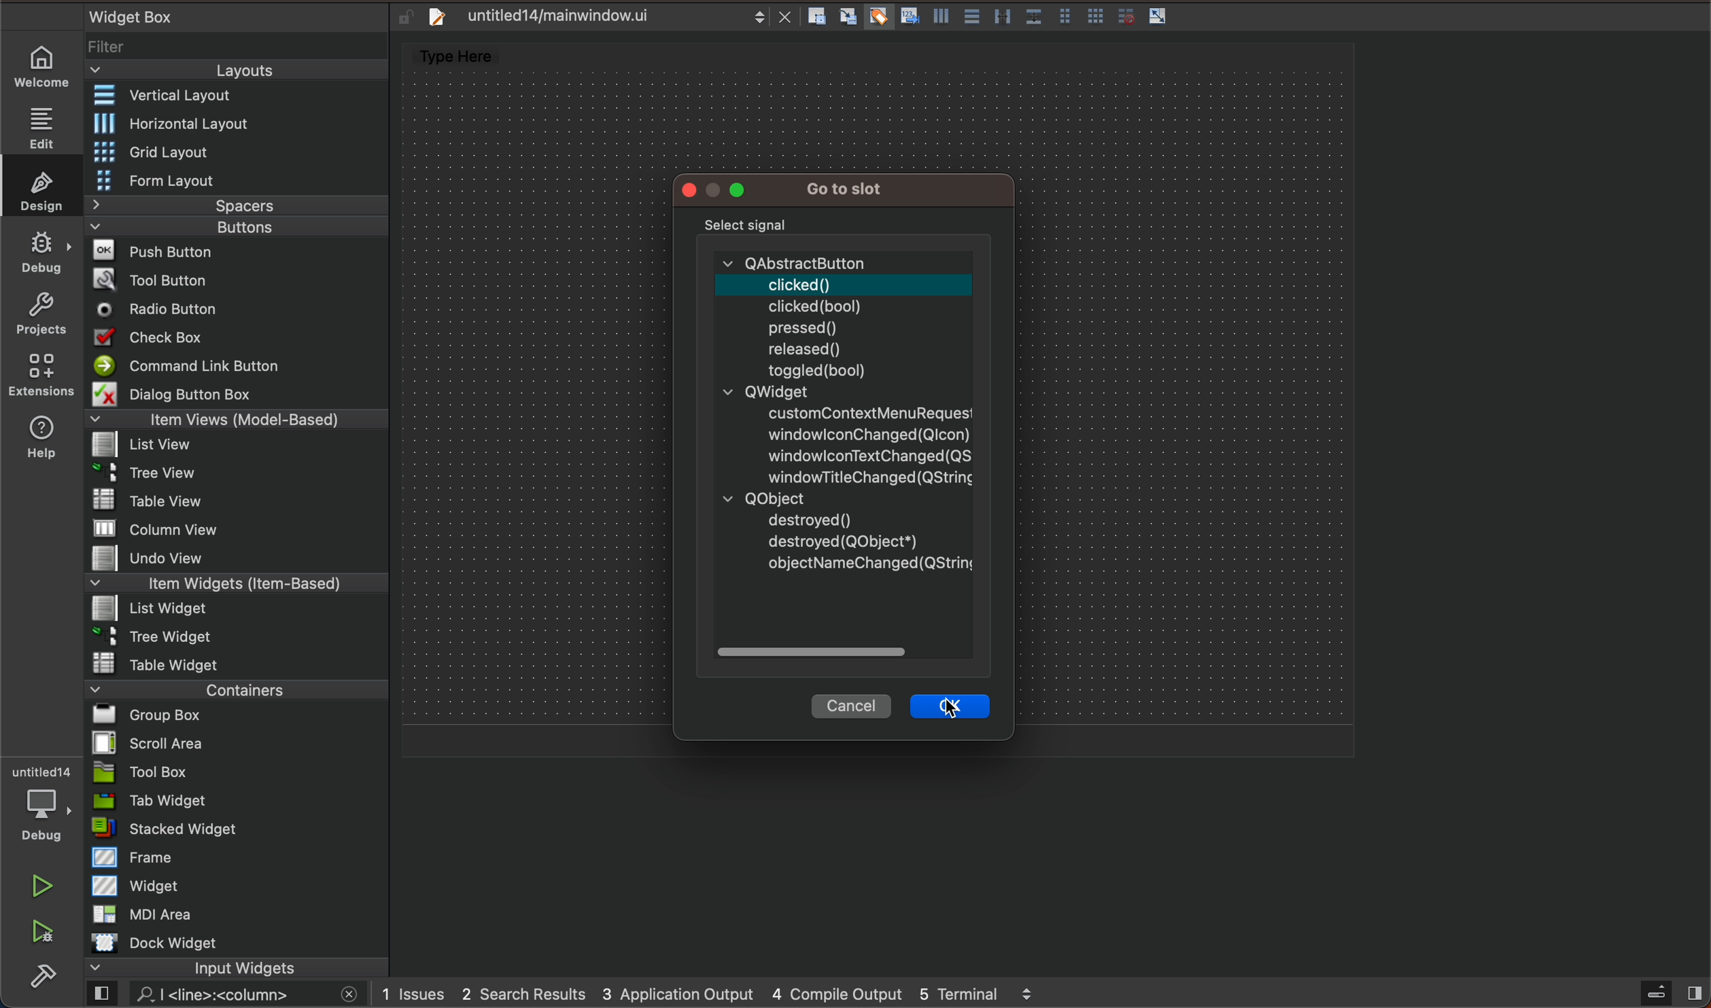 The height and width of the screenshot is (1008, 1711). What do you see at coordinates (241, 889) in the screenshot?
I see `widget` at bounding box center [241, 889].